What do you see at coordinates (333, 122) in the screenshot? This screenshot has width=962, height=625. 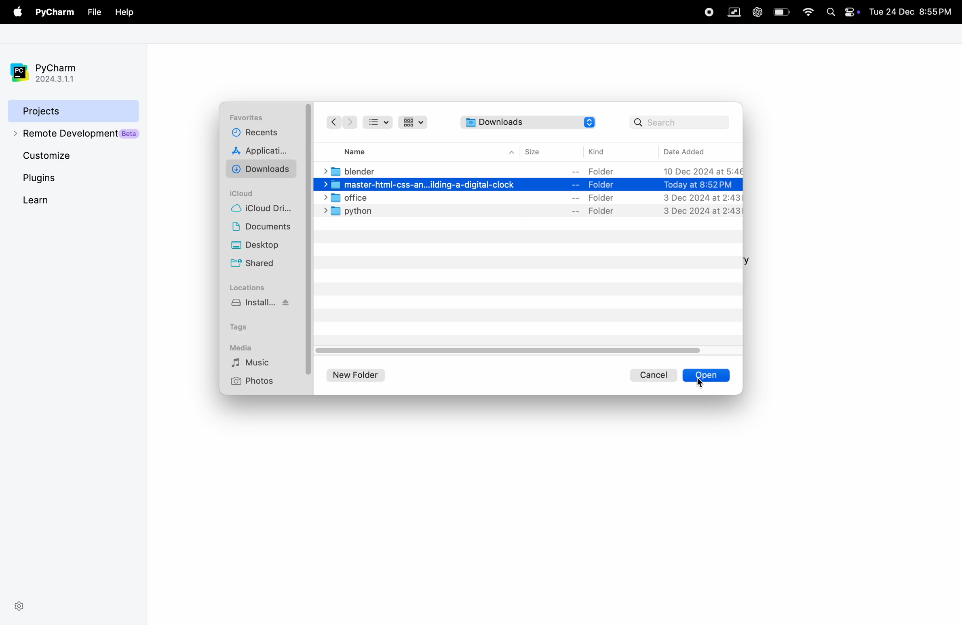 I see `backward` at bounding box center [333, 122].